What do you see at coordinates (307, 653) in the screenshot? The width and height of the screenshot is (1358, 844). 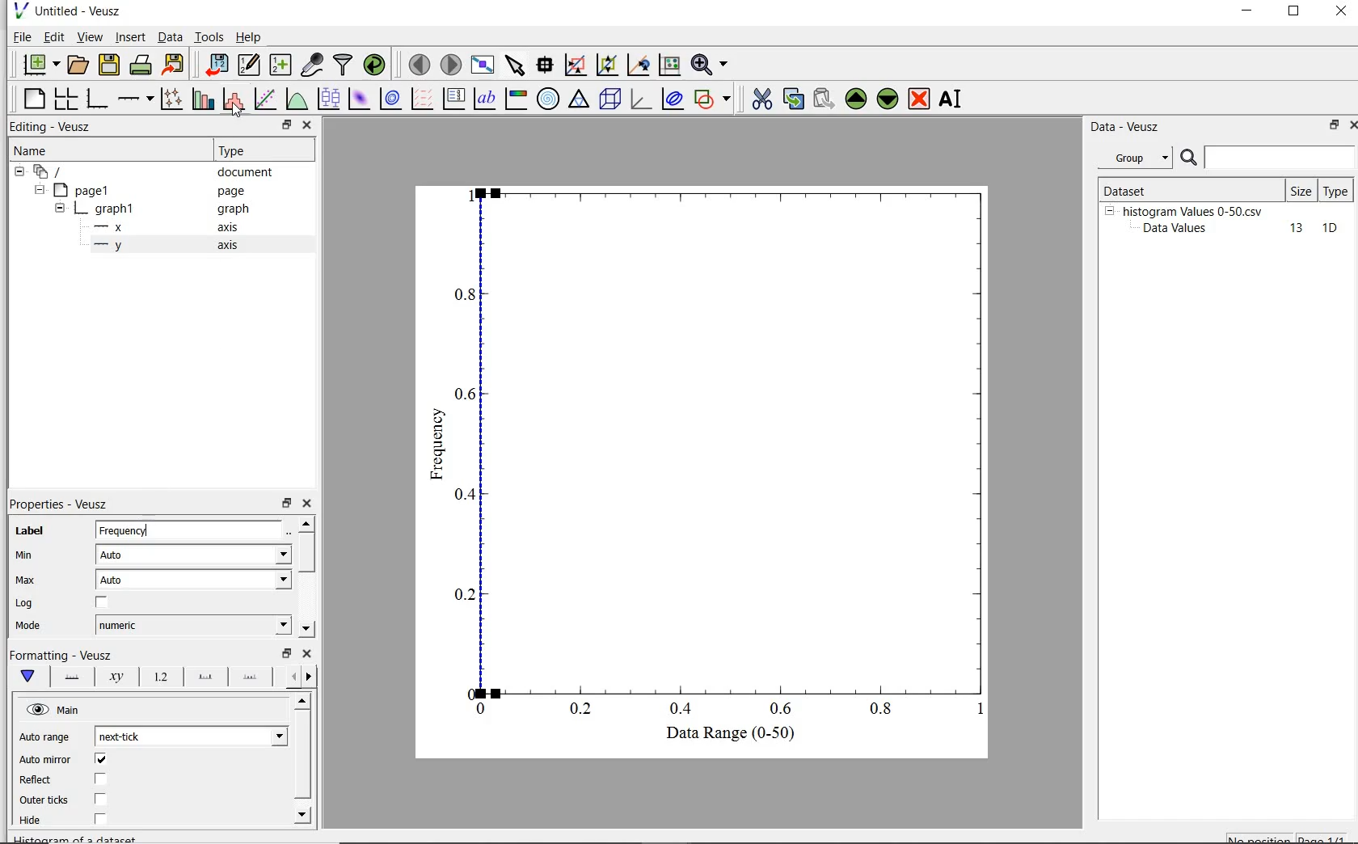 I see `close` at bounding box center [307, 653].